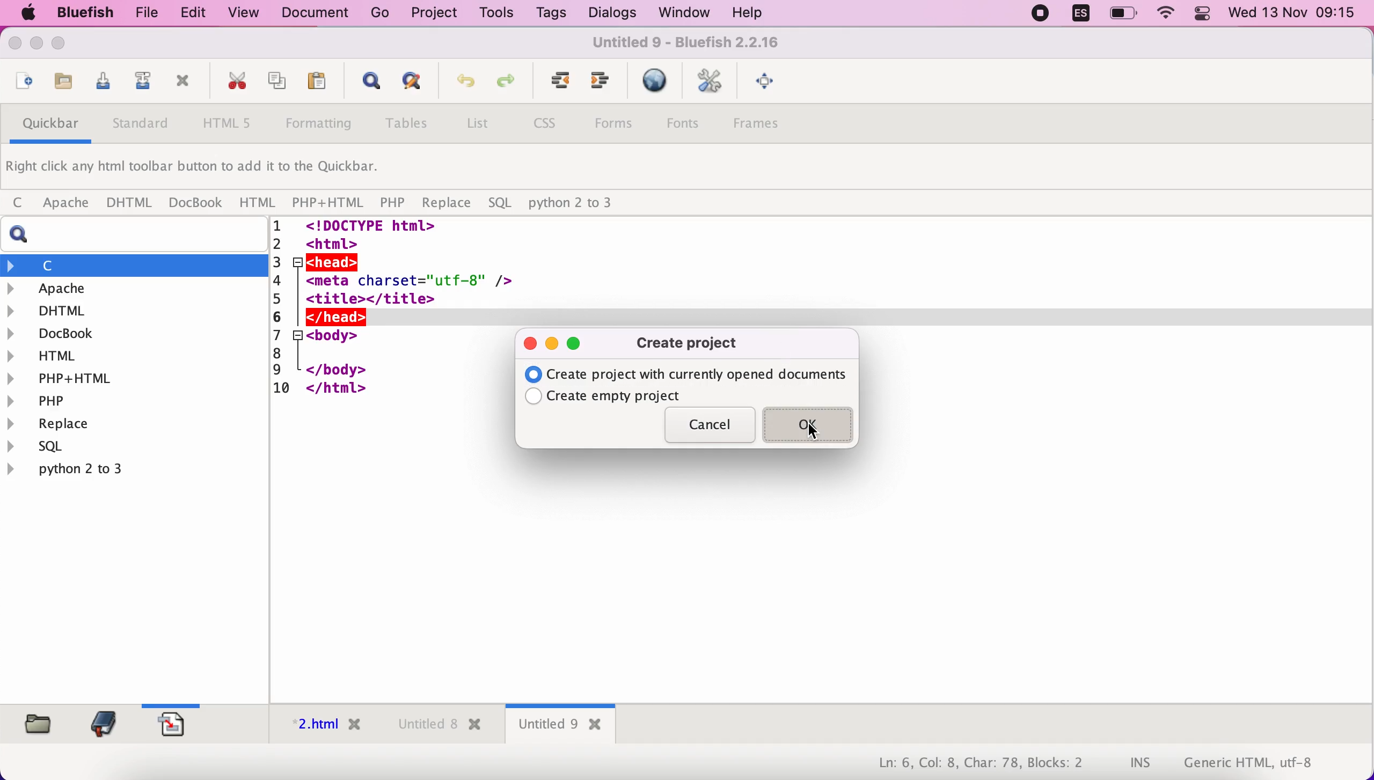  I want to click on title, so click(684, 45).